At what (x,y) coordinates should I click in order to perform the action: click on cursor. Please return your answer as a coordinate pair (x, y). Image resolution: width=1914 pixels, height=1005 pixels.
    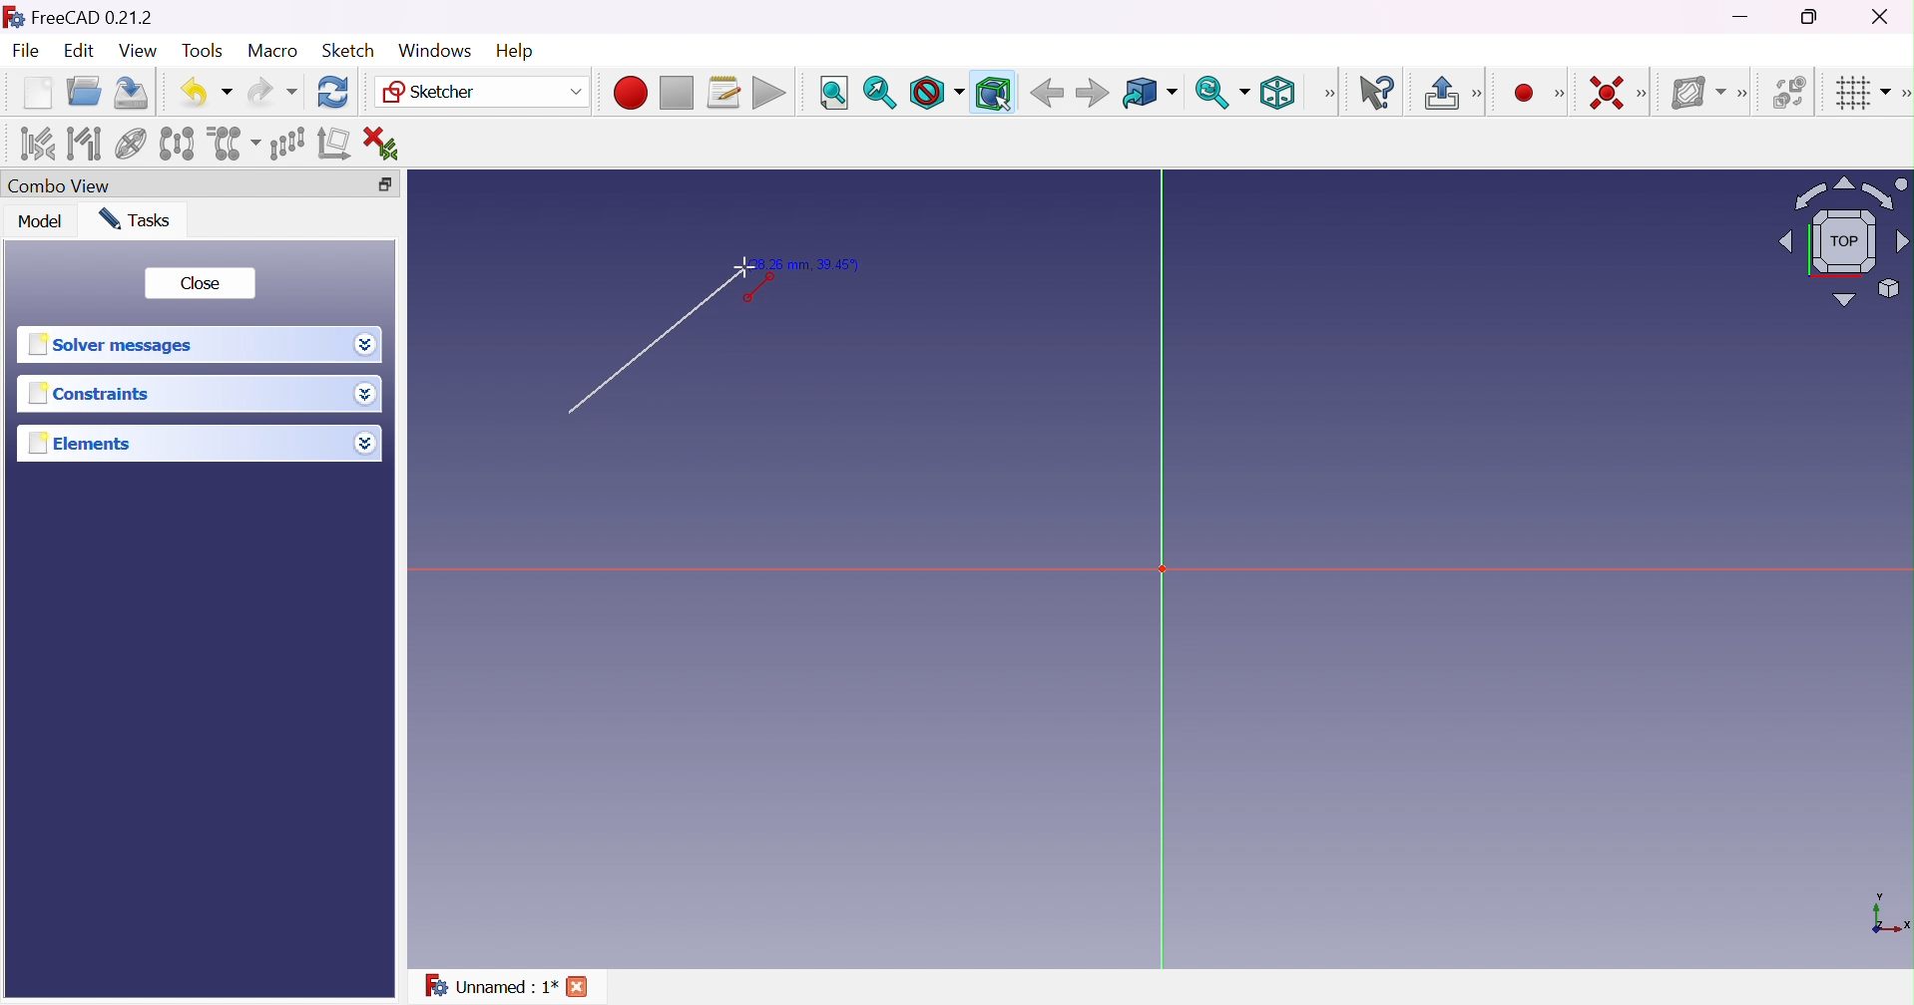
    Looking at the image, I should click on (756, 269).